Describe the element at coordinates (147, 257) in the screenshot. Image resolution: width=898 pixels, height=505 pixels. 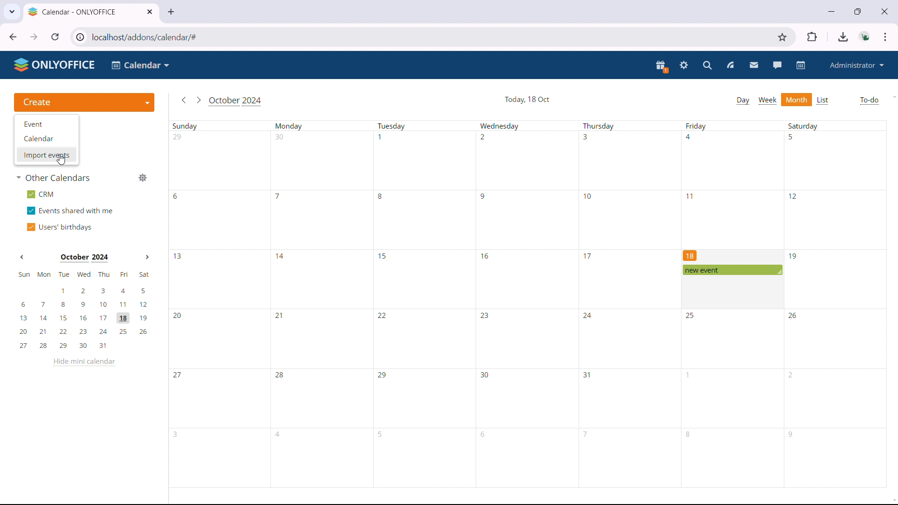
I see `Next month` at that location.